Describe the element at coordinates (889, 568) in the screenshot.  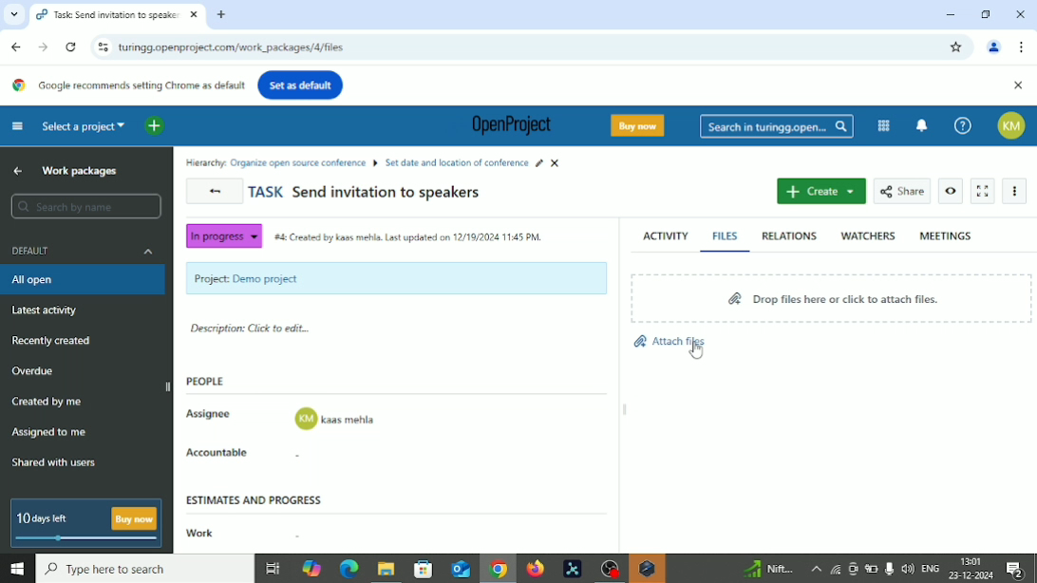
I see `Mic` at that location.